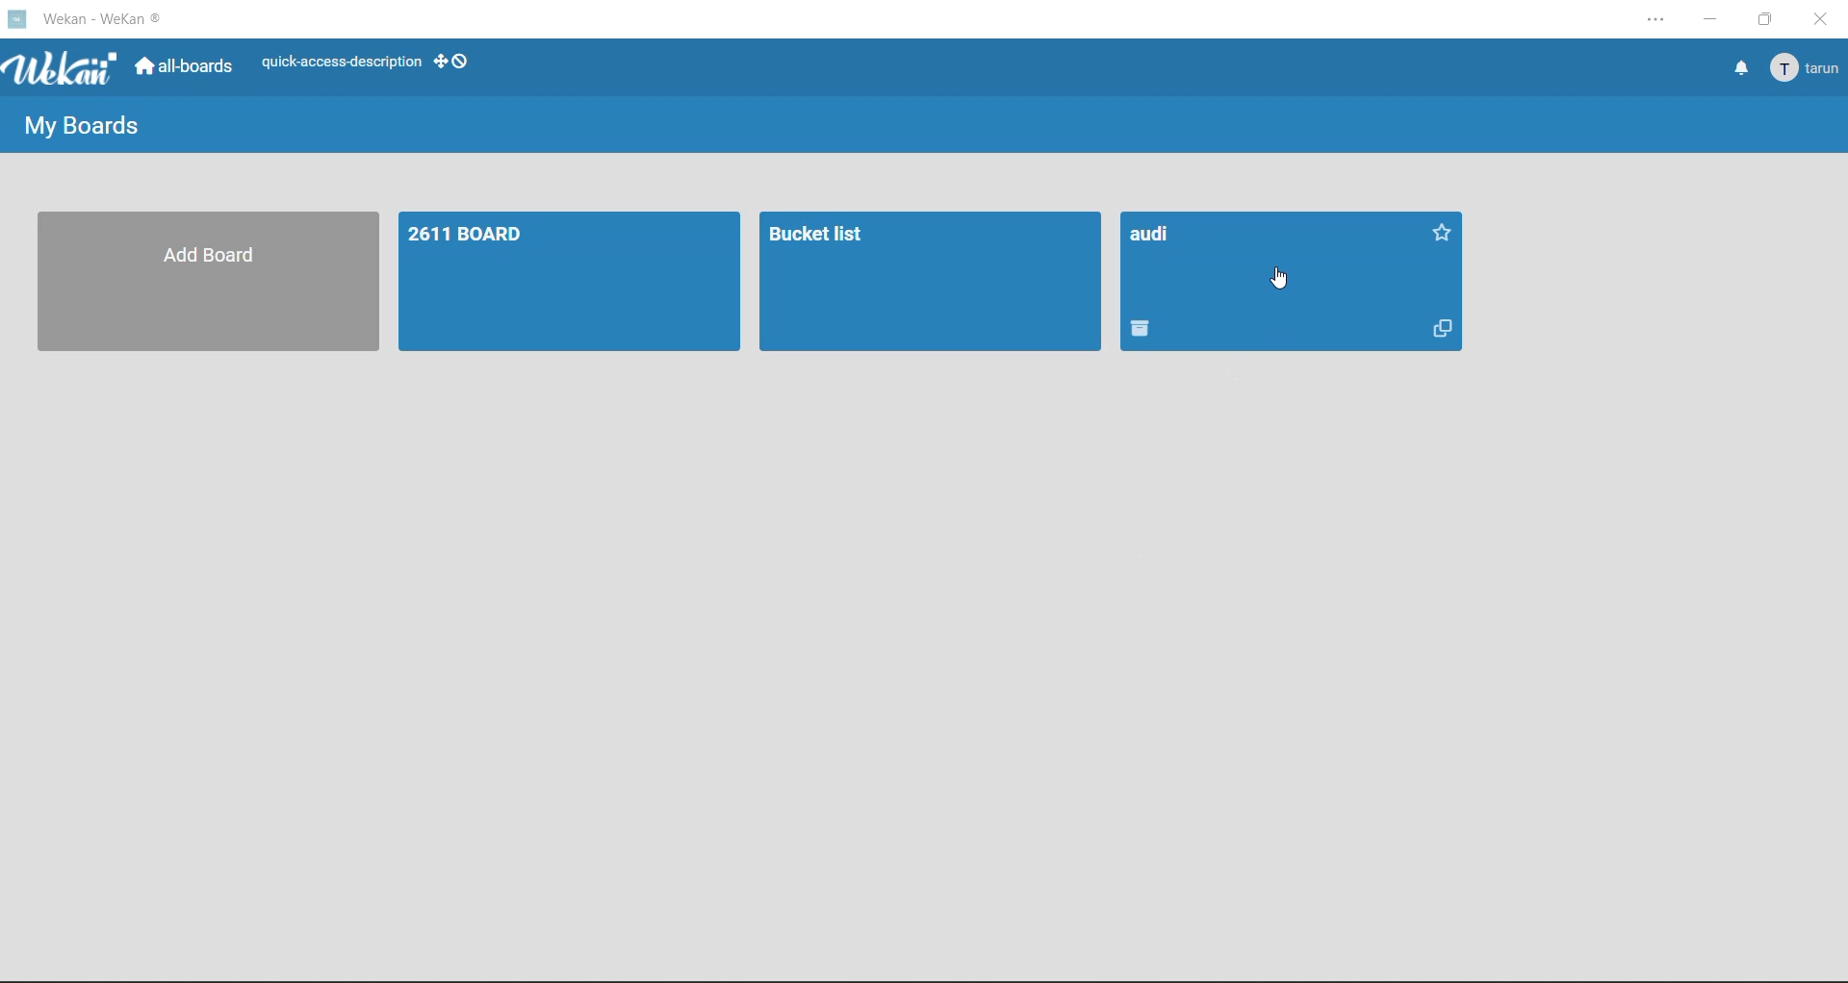 This screenshot has width=1848, height=983. Describe the element at coordinates (1440, 230) in the screenshot. I see `Favorite` at that location.